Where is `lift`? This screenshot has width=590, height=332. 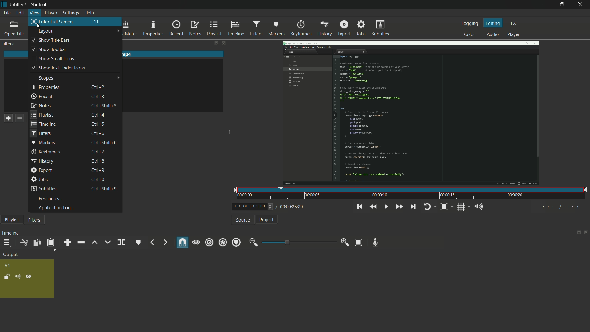 lift is located at coordinates (94, 243).